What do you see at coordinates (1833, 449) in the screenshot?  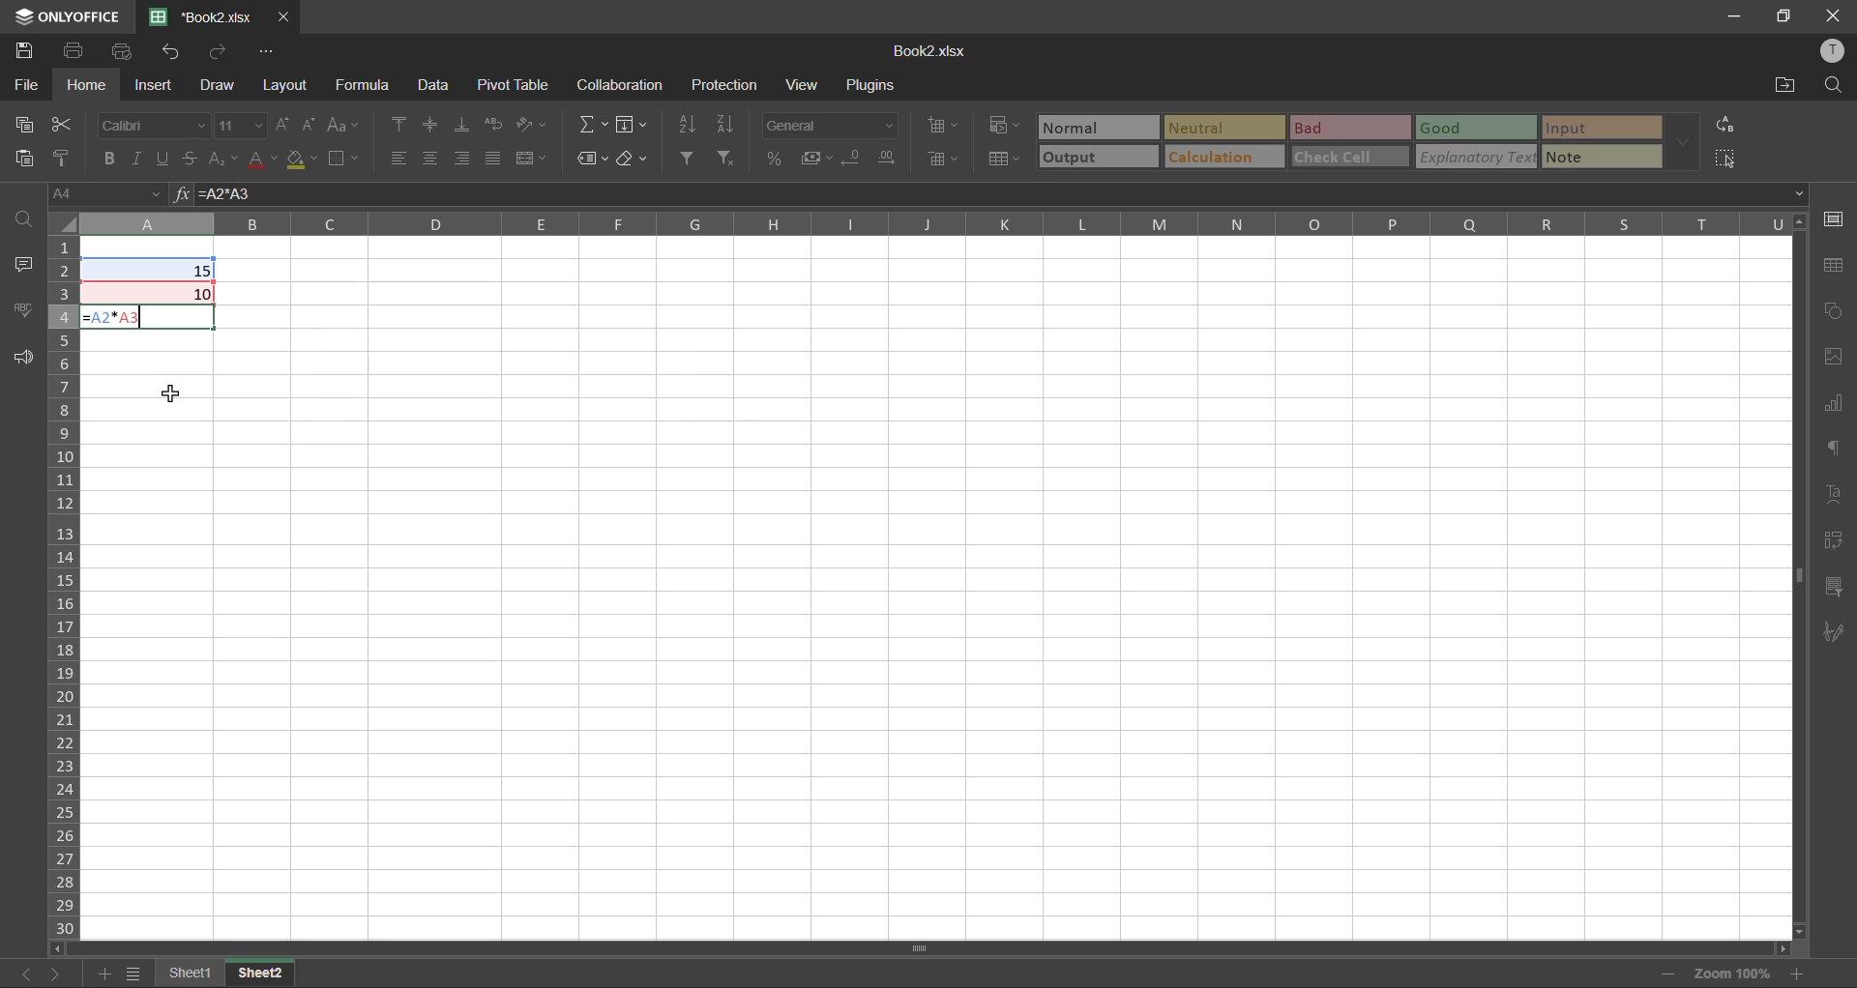 I see `paragraph` at bounding box center [1833, 449].